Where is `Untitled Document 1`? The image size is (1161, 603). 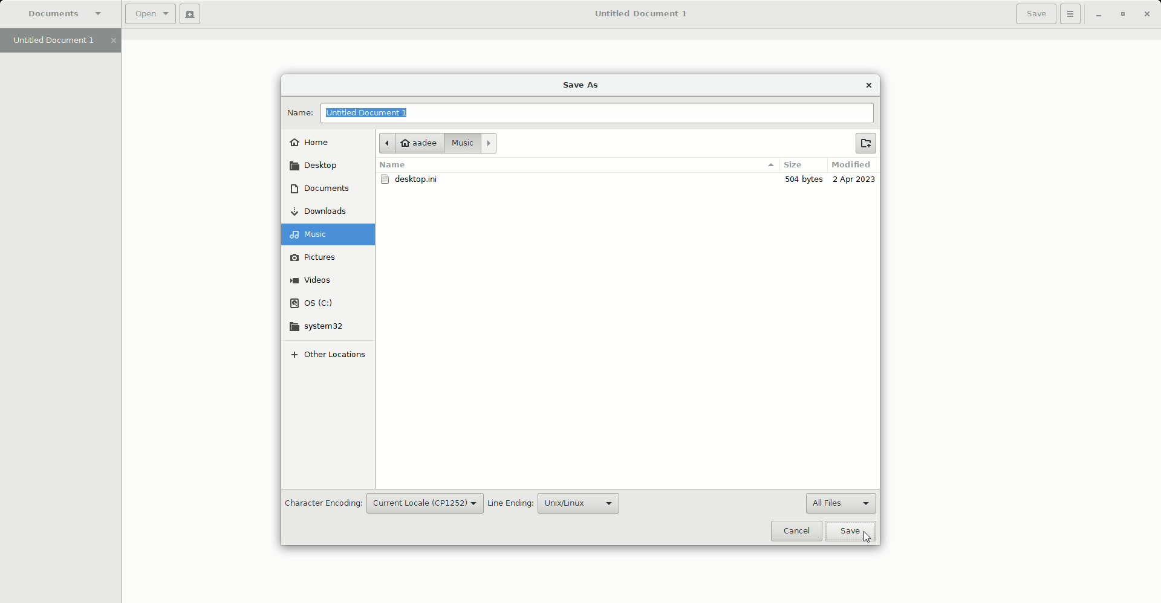 Untitled Document 1 is located at coordinates (641, 15).